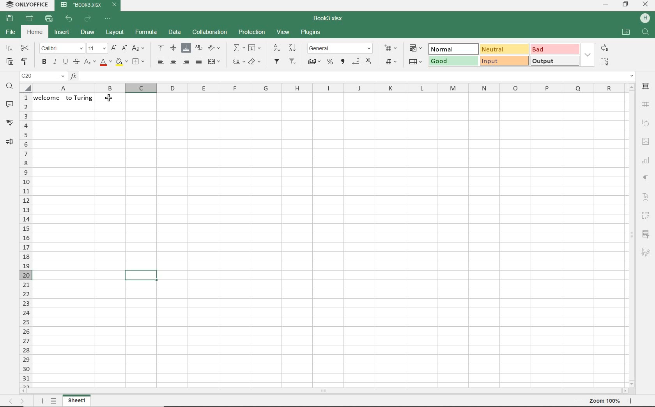 This screenshot has width=655, height=407. Describe the element at coordinates (362, 61) in the screenshot. I see `change decimal` at that location.